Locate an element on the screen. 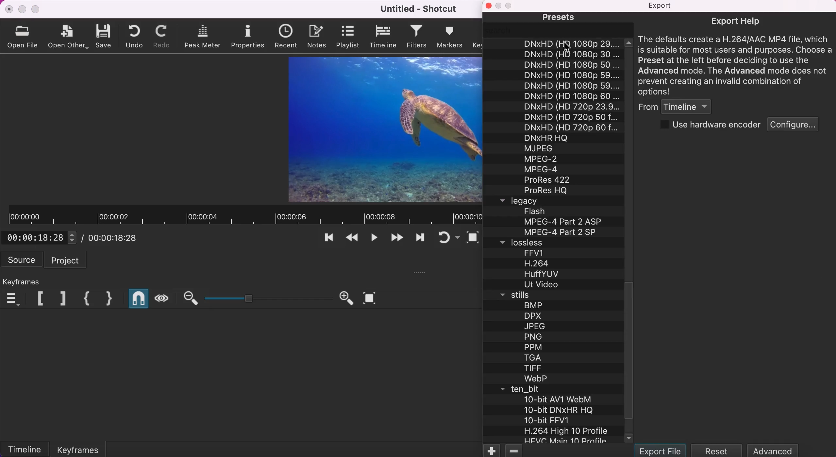  snap is located at coordinates (136, 298).